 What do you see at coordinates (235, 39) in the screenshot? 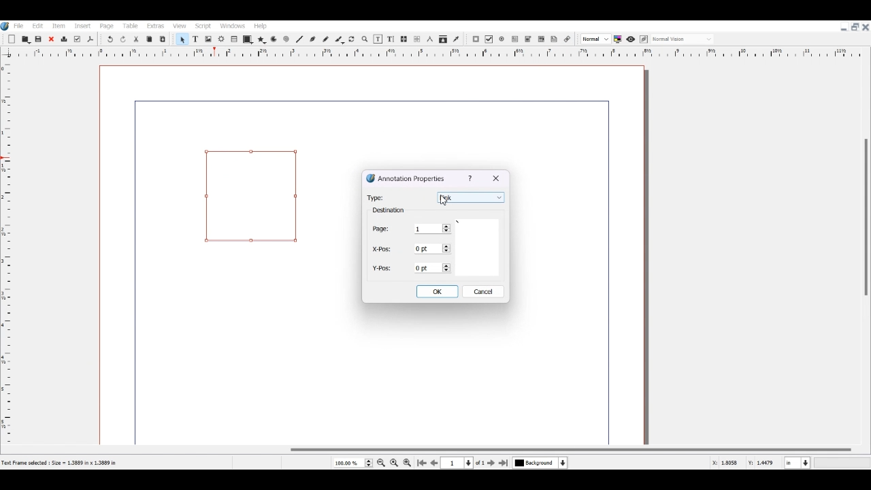
I see `Table` at bounding box center [235, 39].